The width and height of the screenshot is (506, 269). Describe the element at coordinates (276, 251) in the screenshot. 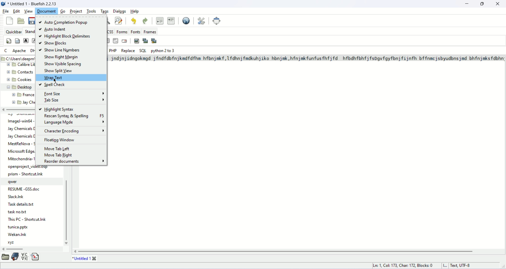

I see `vertical scroll bar` at that location.